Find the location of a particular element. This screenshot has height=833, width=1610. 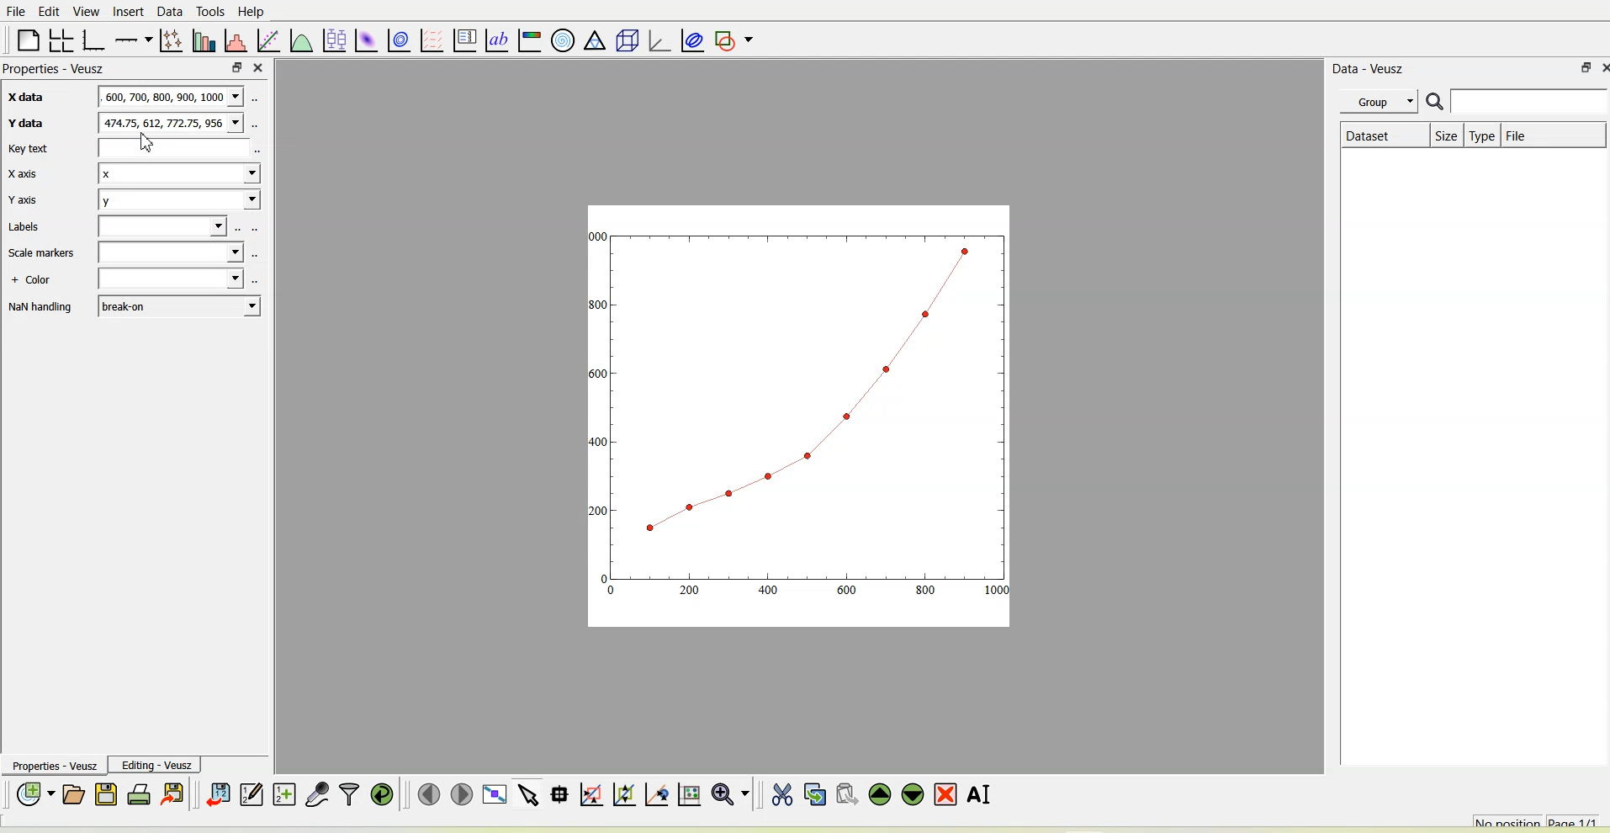

Blank is located at coordinates (171, 252).